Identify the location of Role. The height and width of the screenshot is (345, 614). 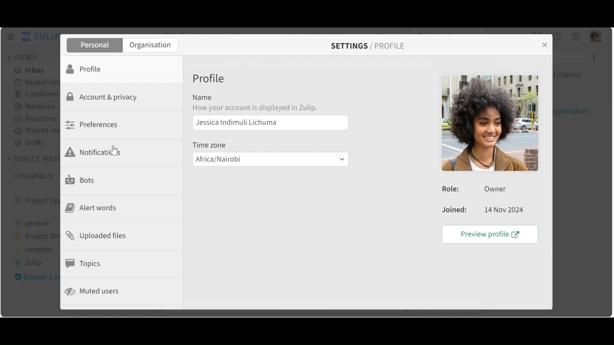
(477, 189).